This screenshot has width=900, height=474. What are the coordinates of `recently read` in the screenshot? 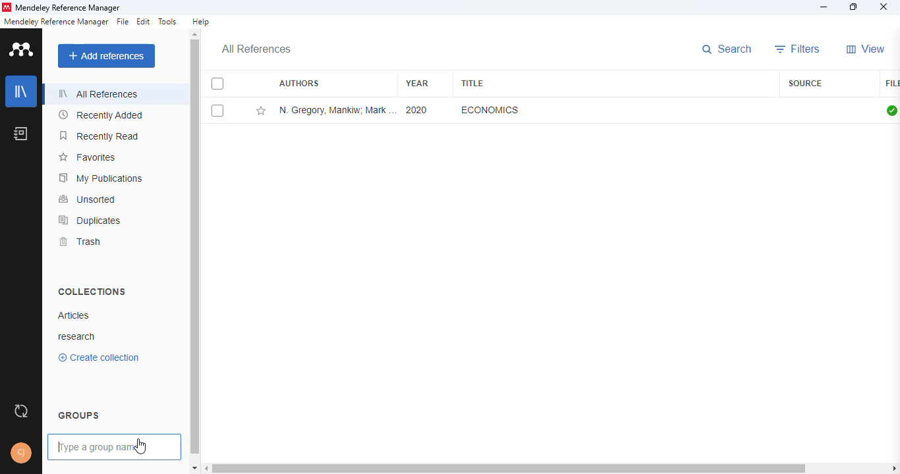 It's located at (99, 136).